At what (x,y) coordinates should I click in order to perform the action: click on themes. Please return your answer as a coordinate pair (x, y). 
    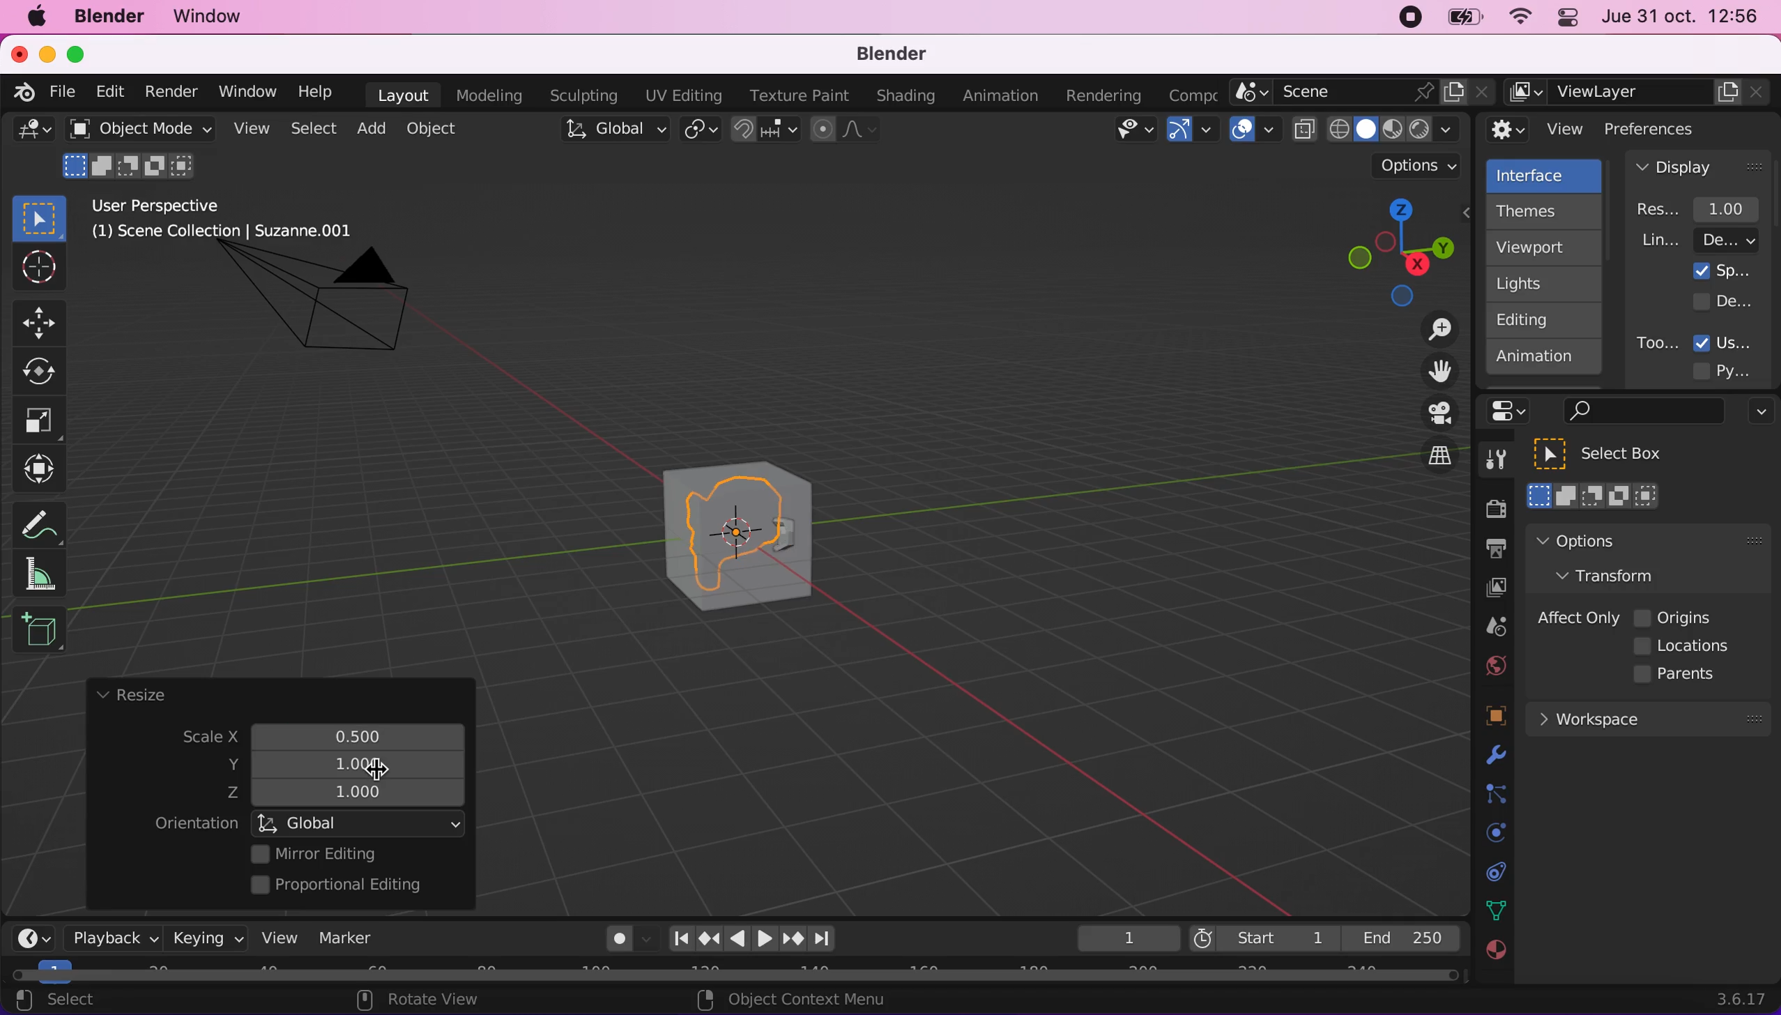
    Looking at the image, I should click on (1542, 211).